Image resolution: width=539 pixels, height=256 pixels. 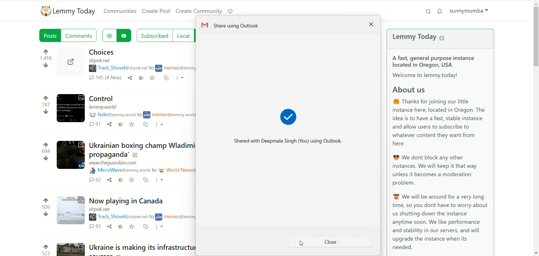 What do you see at coordinates (96, 227) in the screenshot?
I see `comments` at bounding box center [96, 227].